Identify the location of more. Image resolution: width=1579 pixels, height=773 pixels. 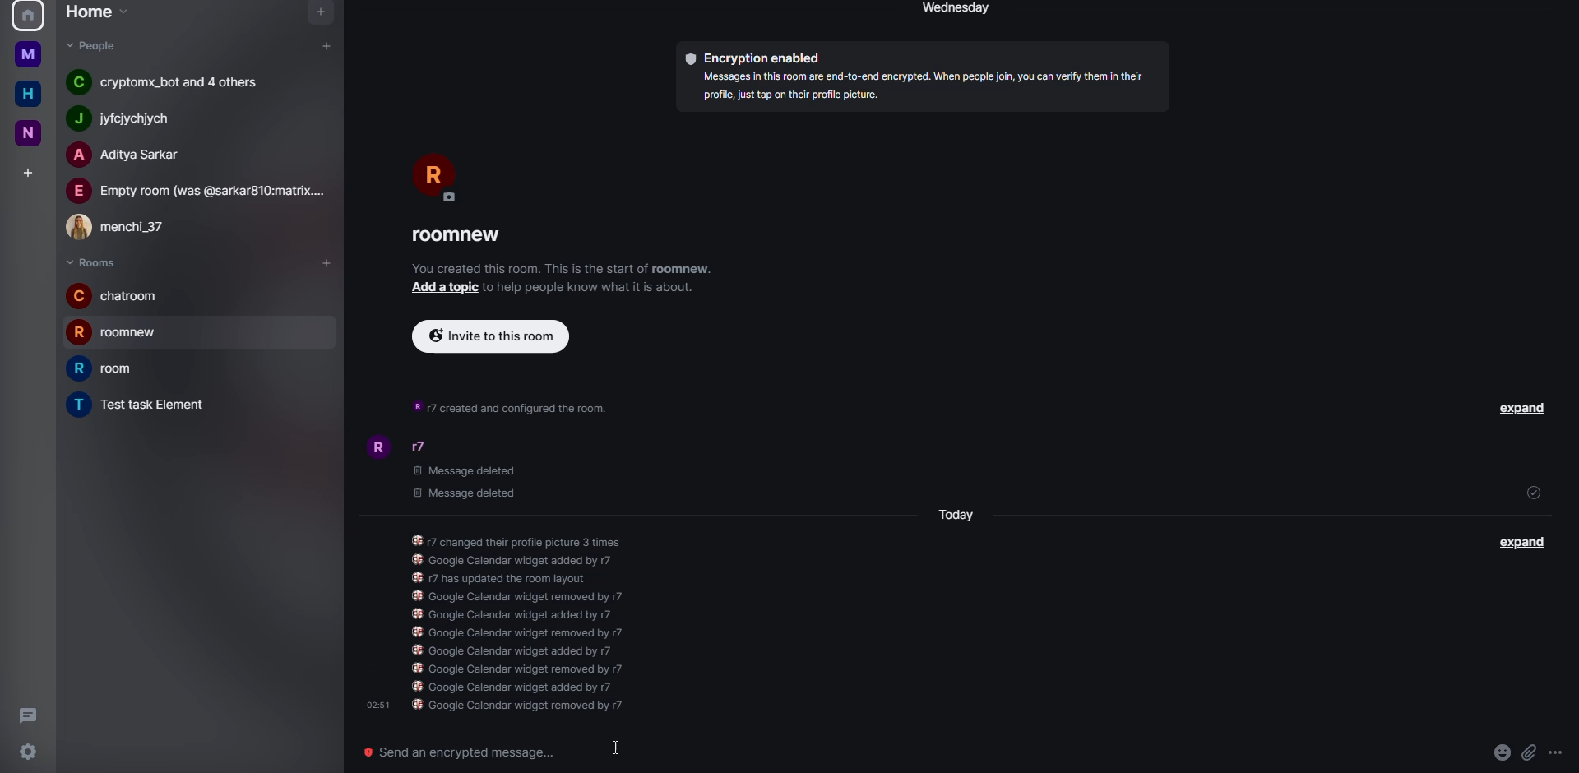
(1560, 752).